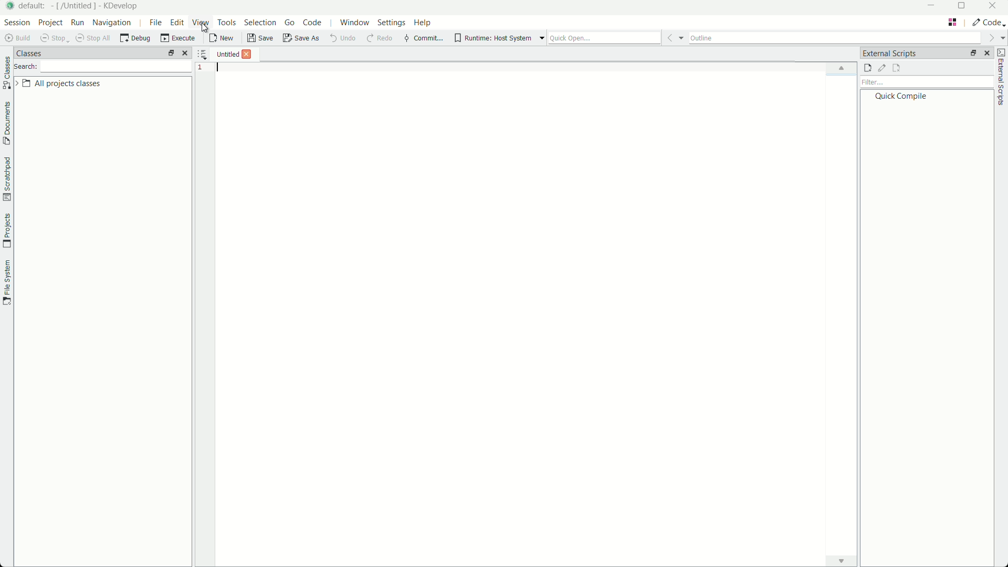 The image size is (1008, 567). What do you see at coordinates (616, 37) in the screenshot?
I see `quick open` at bounding box center [616, 37].